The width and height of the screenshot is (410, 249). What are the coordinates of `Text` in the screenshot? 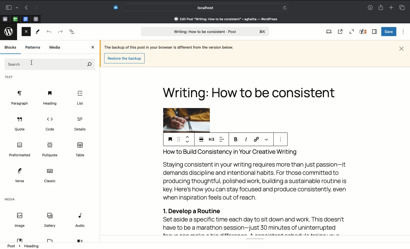 It's located at (9, 78).